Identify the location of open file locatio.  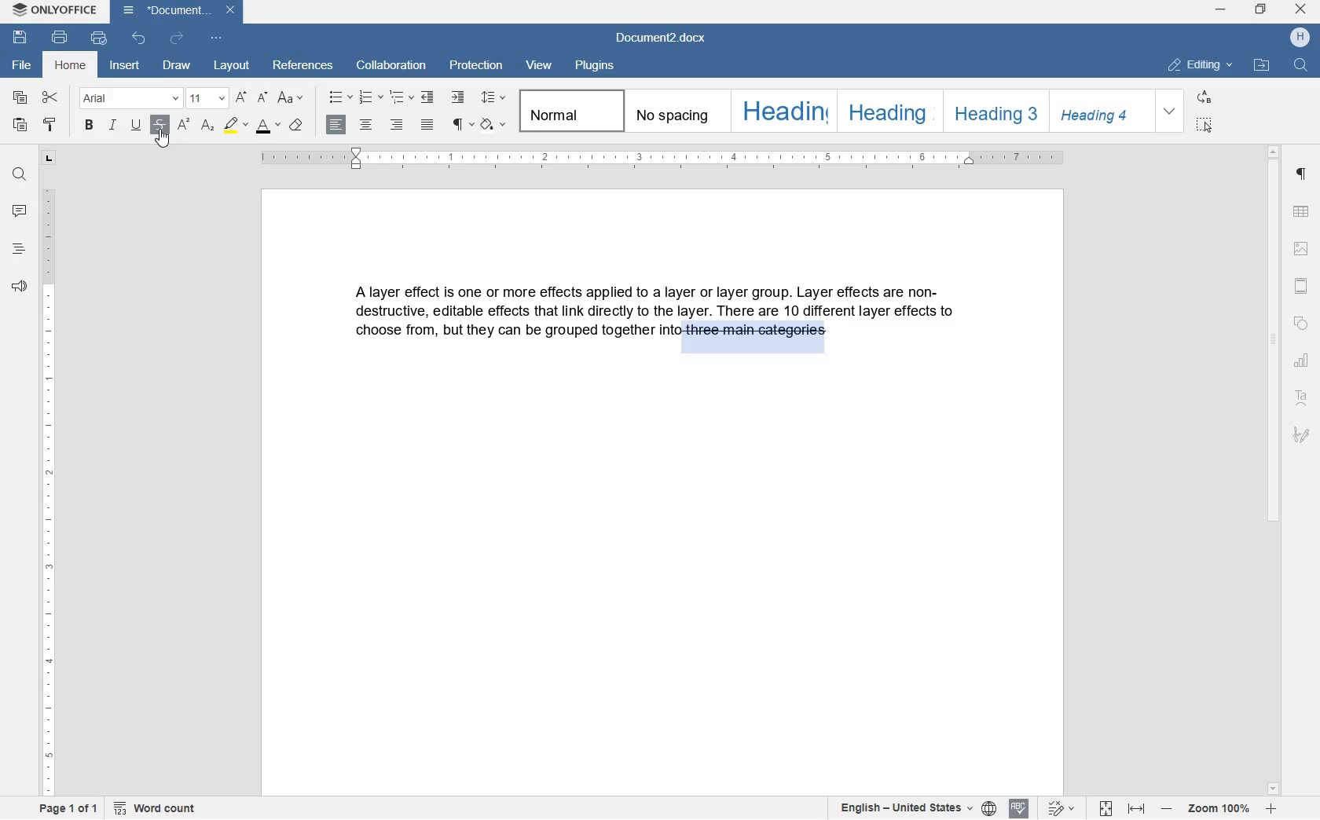
(1261, 65).